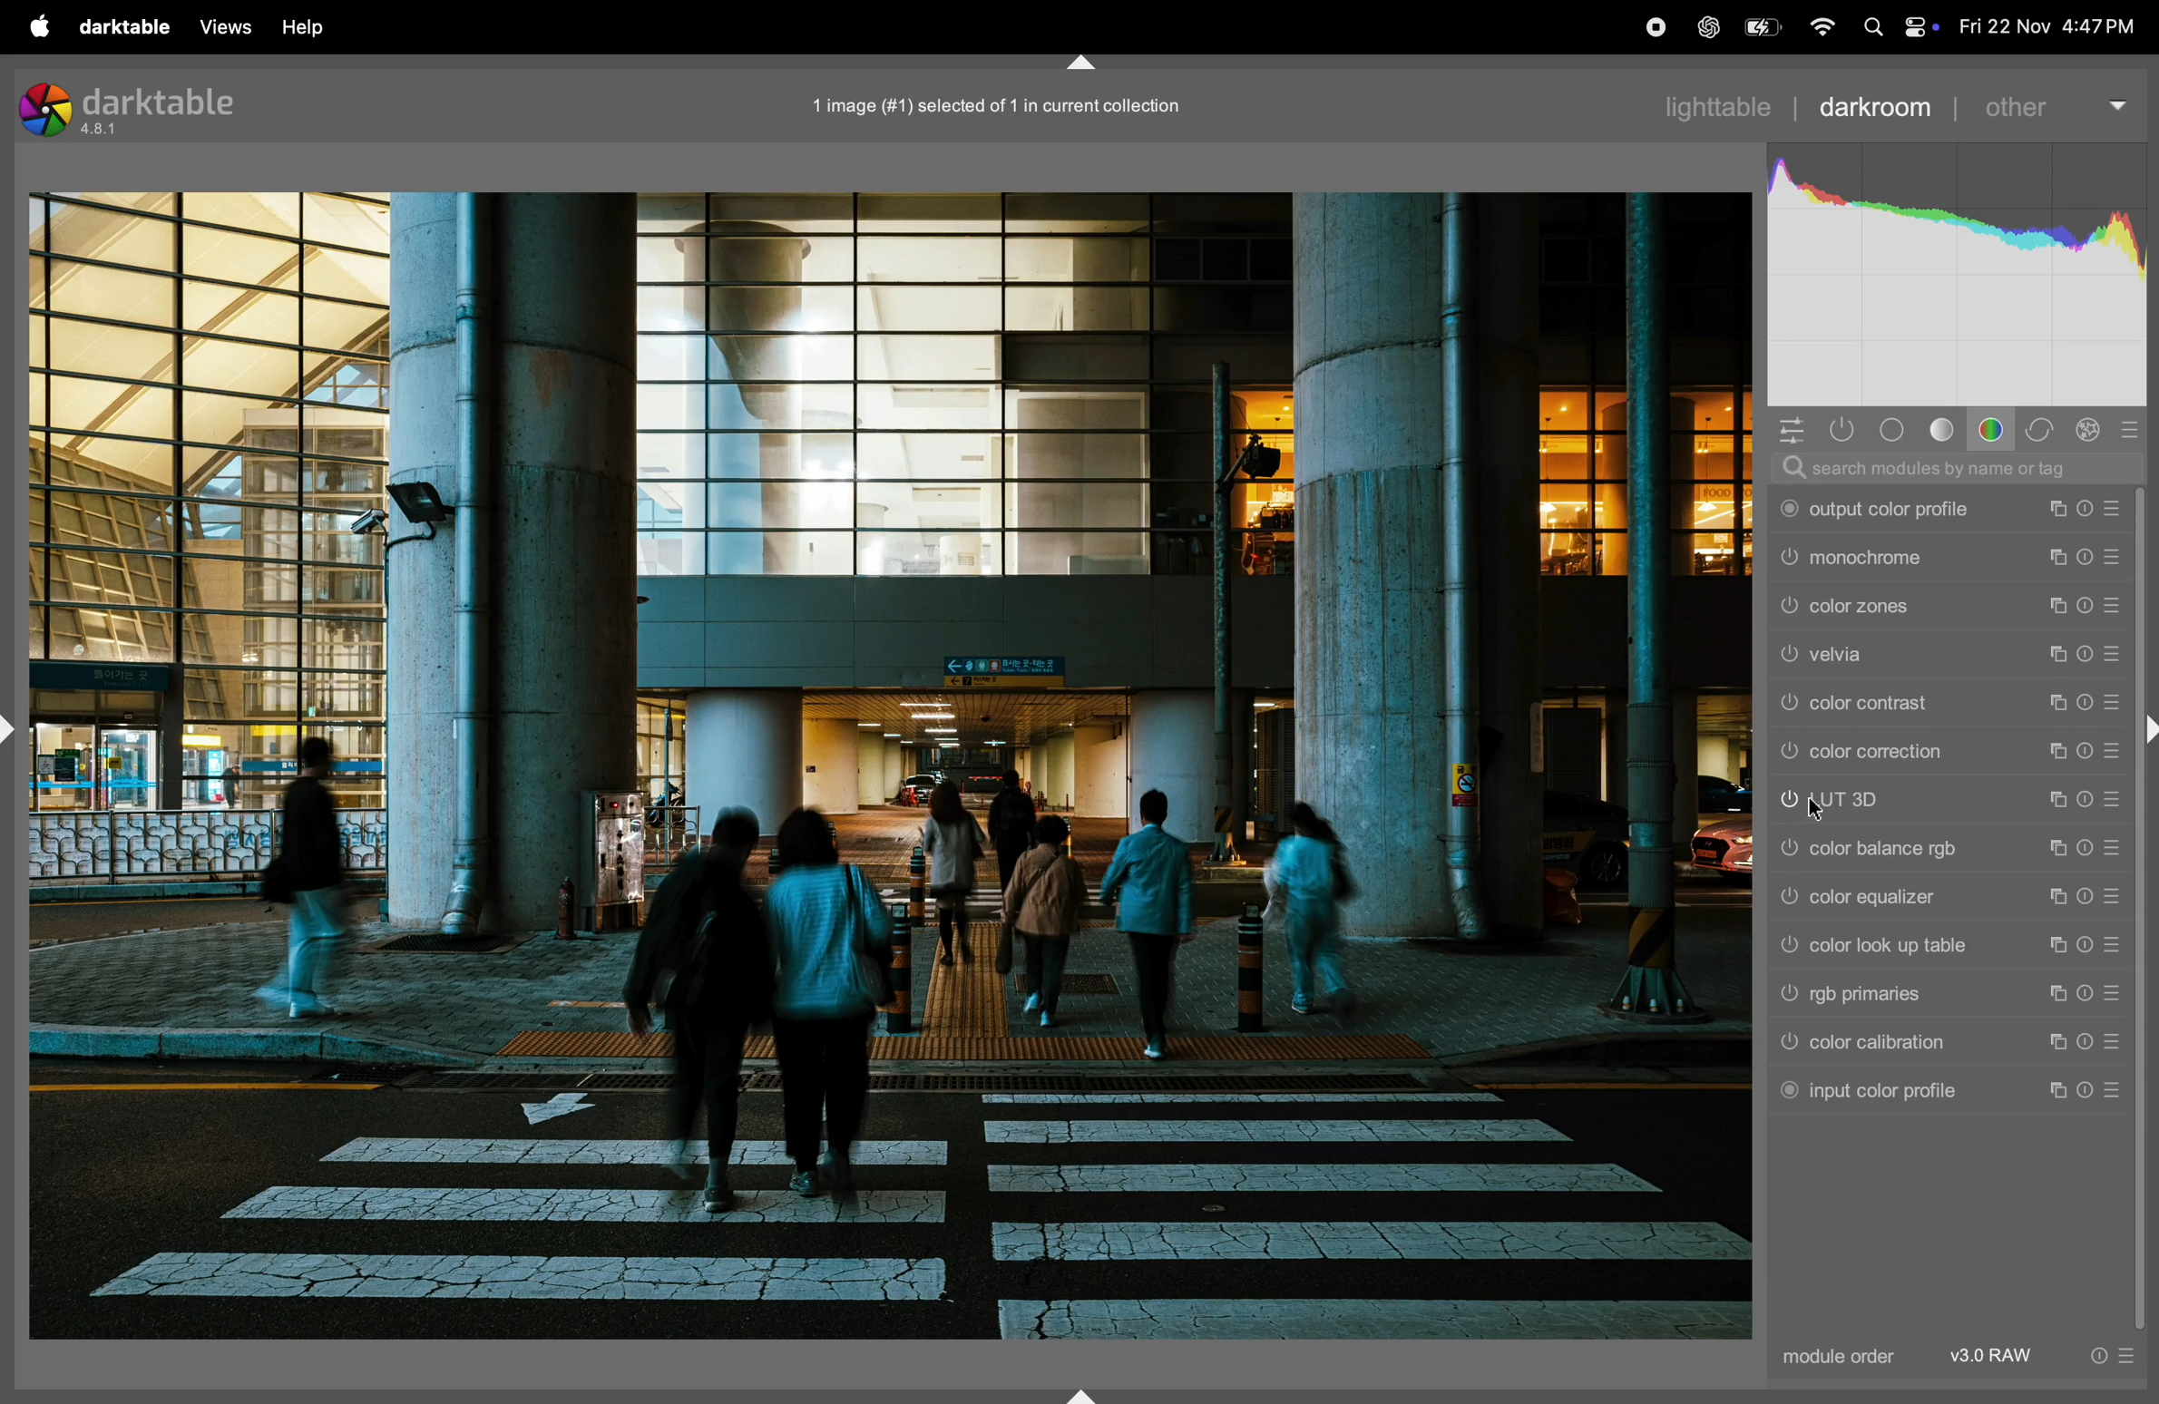 This screenshot has width=2159, height=1404. What do you see at coordinates (2052, 748) in the screenshot?
I see `multiple intance actions` at bounding box center [2052, 748].